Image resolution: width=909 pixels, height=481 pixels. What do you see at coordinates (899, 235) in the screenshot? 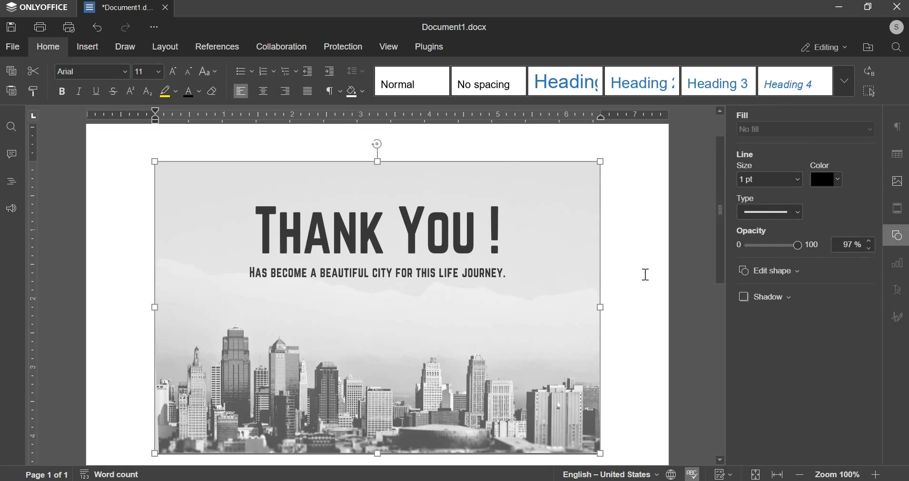
I see `shape settings` at bounding box center [899, 235].